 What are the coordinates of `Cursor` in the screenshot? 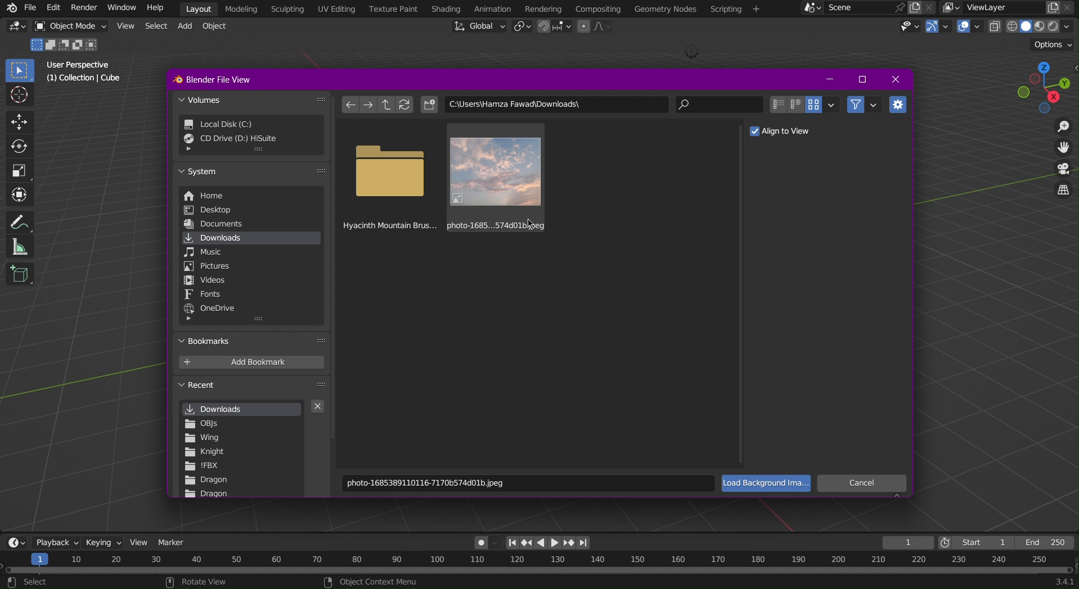 It's located at (18, 97).